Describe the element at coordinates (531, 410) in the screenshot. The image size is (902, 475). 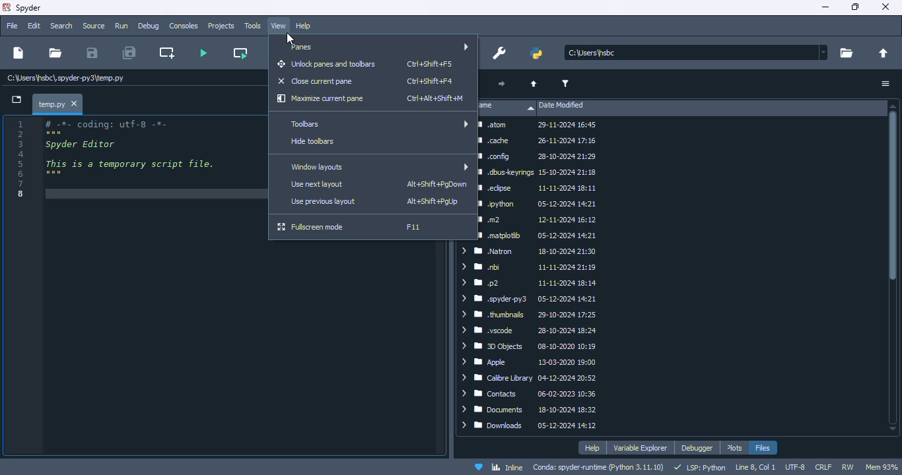
I see `Documents` at that location.